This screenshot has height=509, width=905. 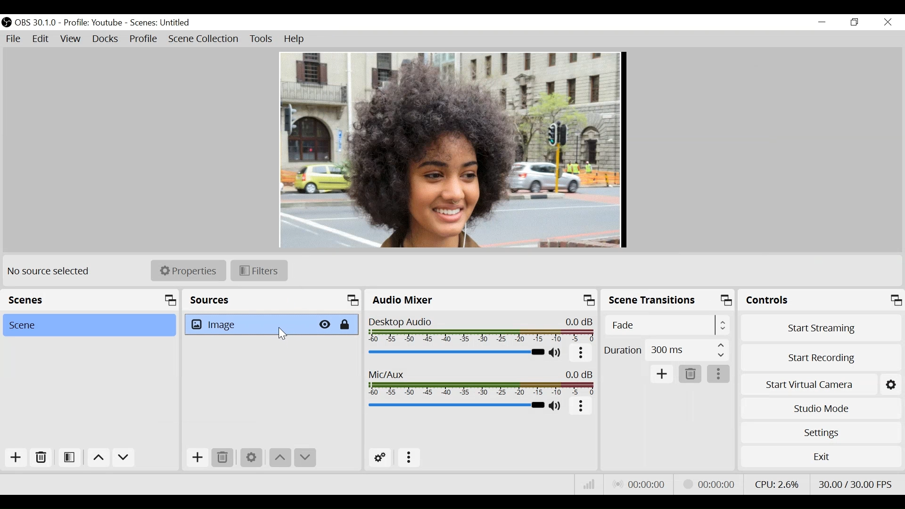 I want to click on Tools, so click(x=263, y=40).